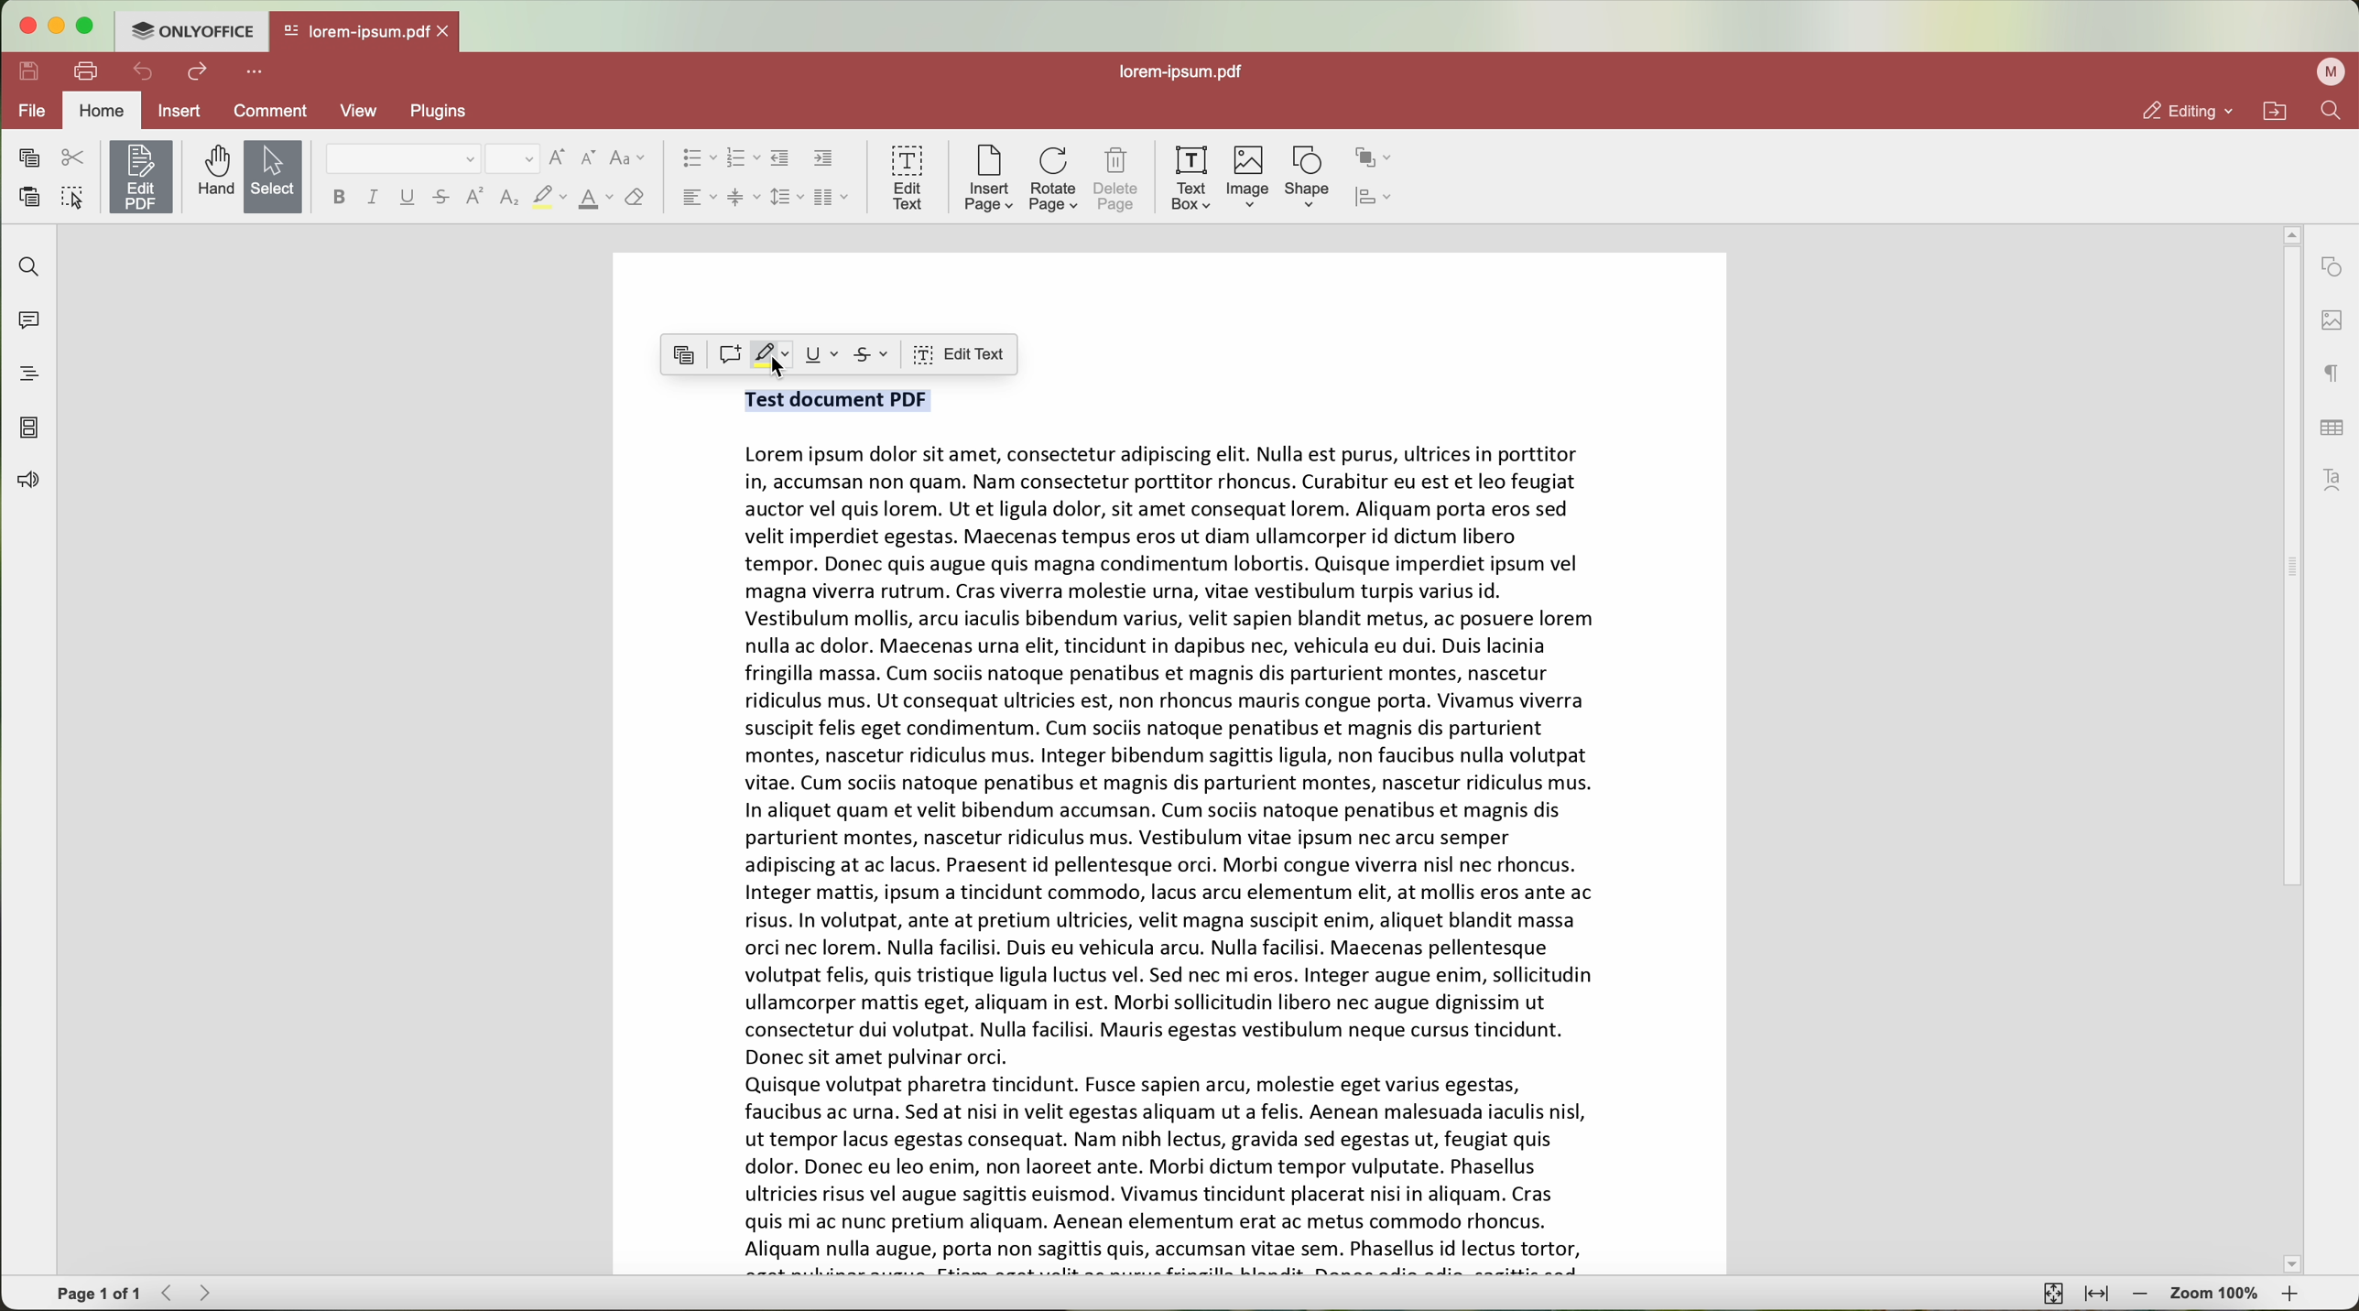 This screenshot has height=1311, width=2359. Describe the element at coordinates (2332, 430) in the screenshot. I see `table settings` at that location.